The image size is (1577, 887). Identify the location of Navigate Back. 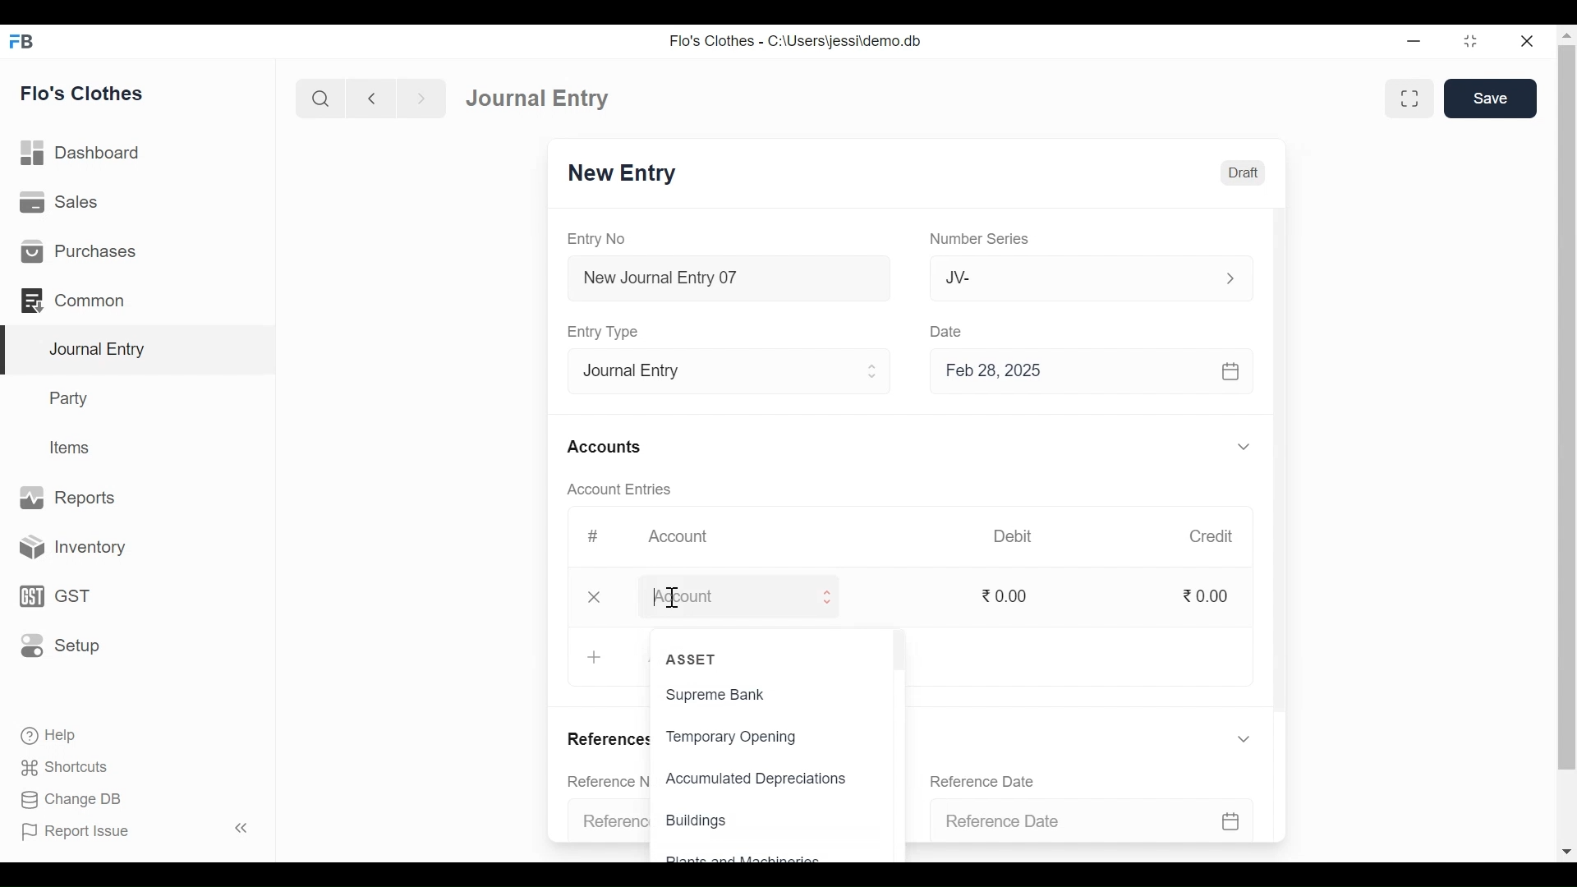
(370, 99).